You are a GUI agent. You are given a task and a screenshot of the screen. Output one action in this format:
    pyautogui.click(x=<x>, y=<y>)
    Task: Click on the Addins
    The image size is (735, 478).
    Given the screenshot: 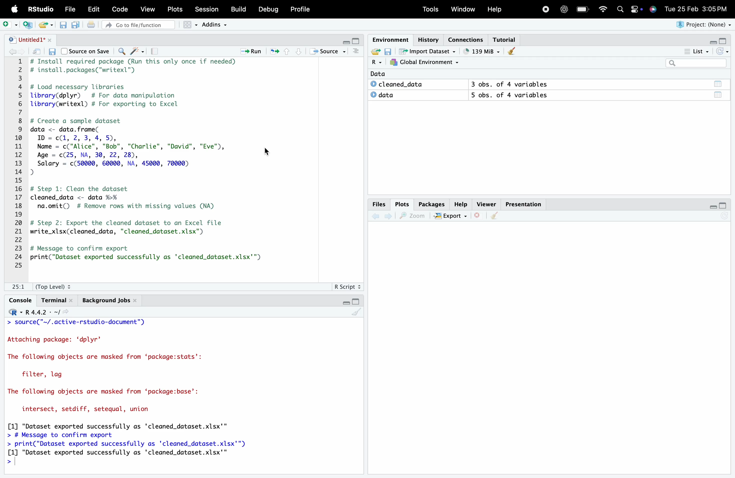 What is the action you would take?
    pyautogui.click(x=215, y=24)
    